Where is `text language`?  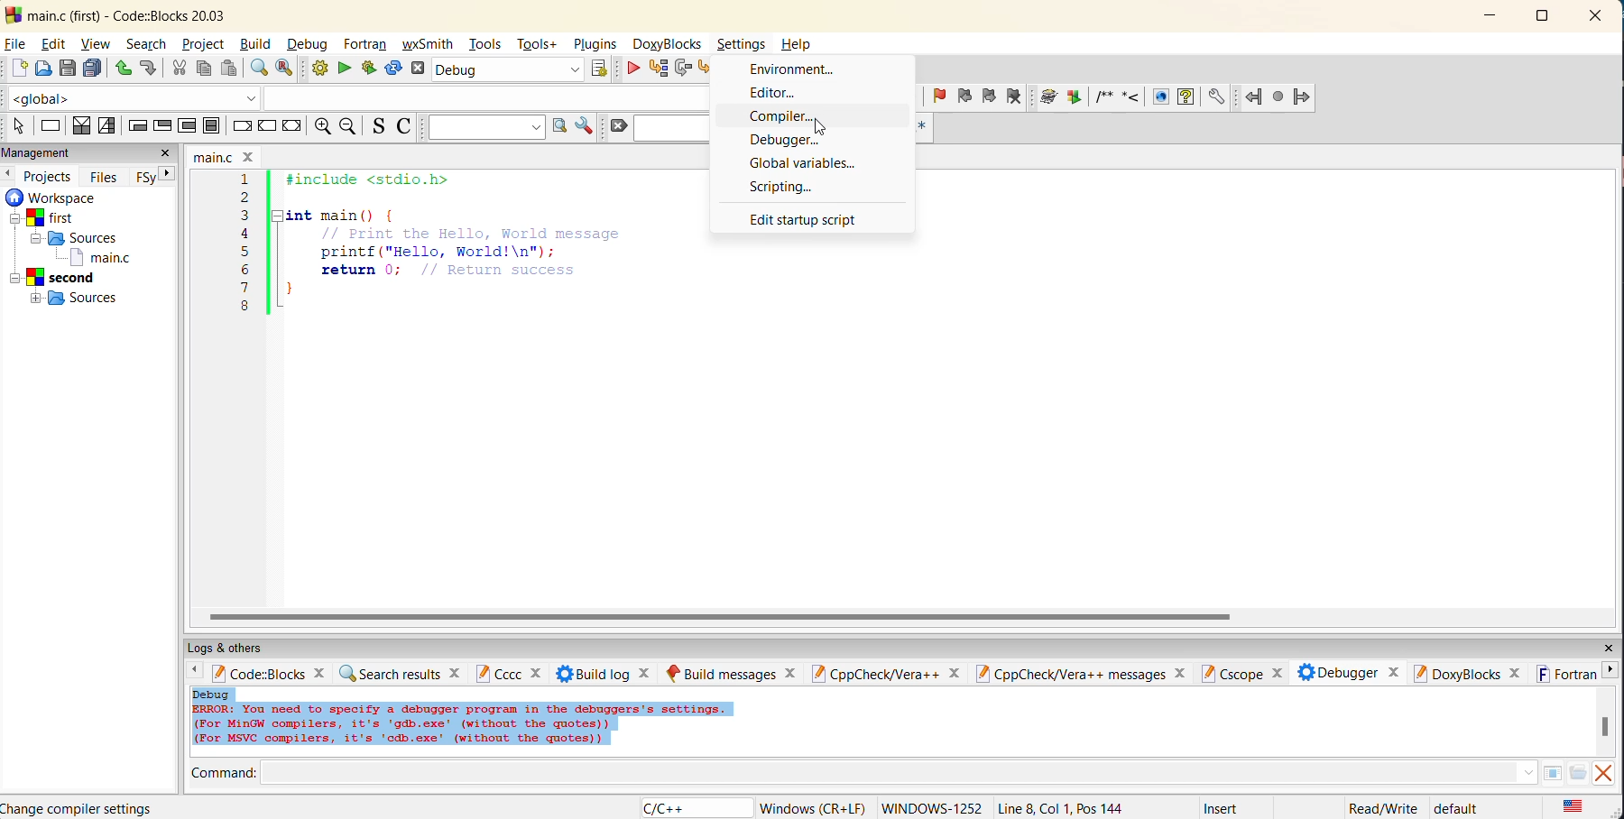 text language is located at coordinates (1576, 808).